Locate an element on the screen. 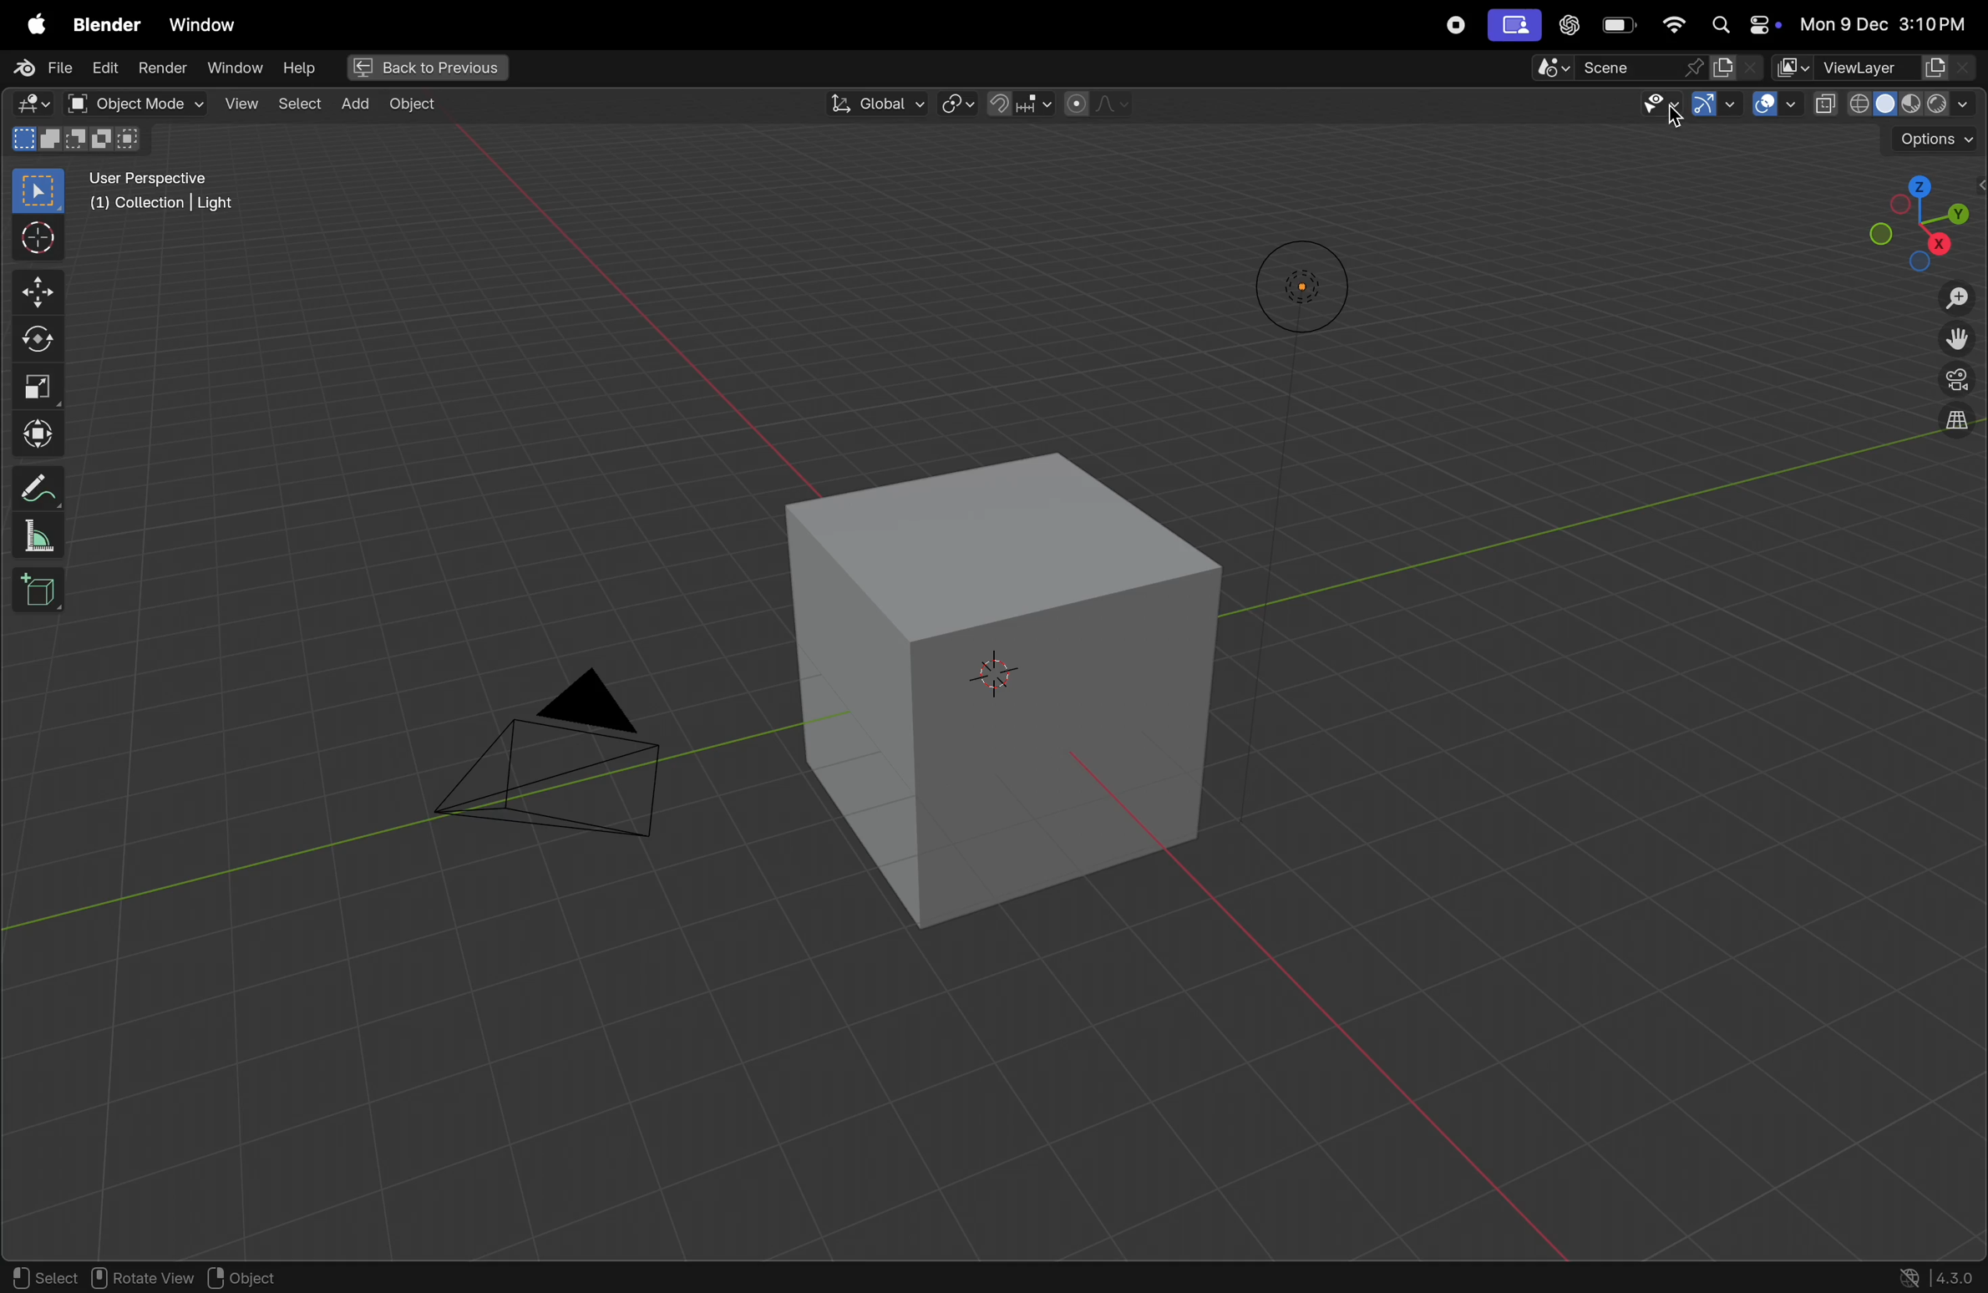 This screenshot has height=1293, width=1988. help is located at coordinates (299, 69).